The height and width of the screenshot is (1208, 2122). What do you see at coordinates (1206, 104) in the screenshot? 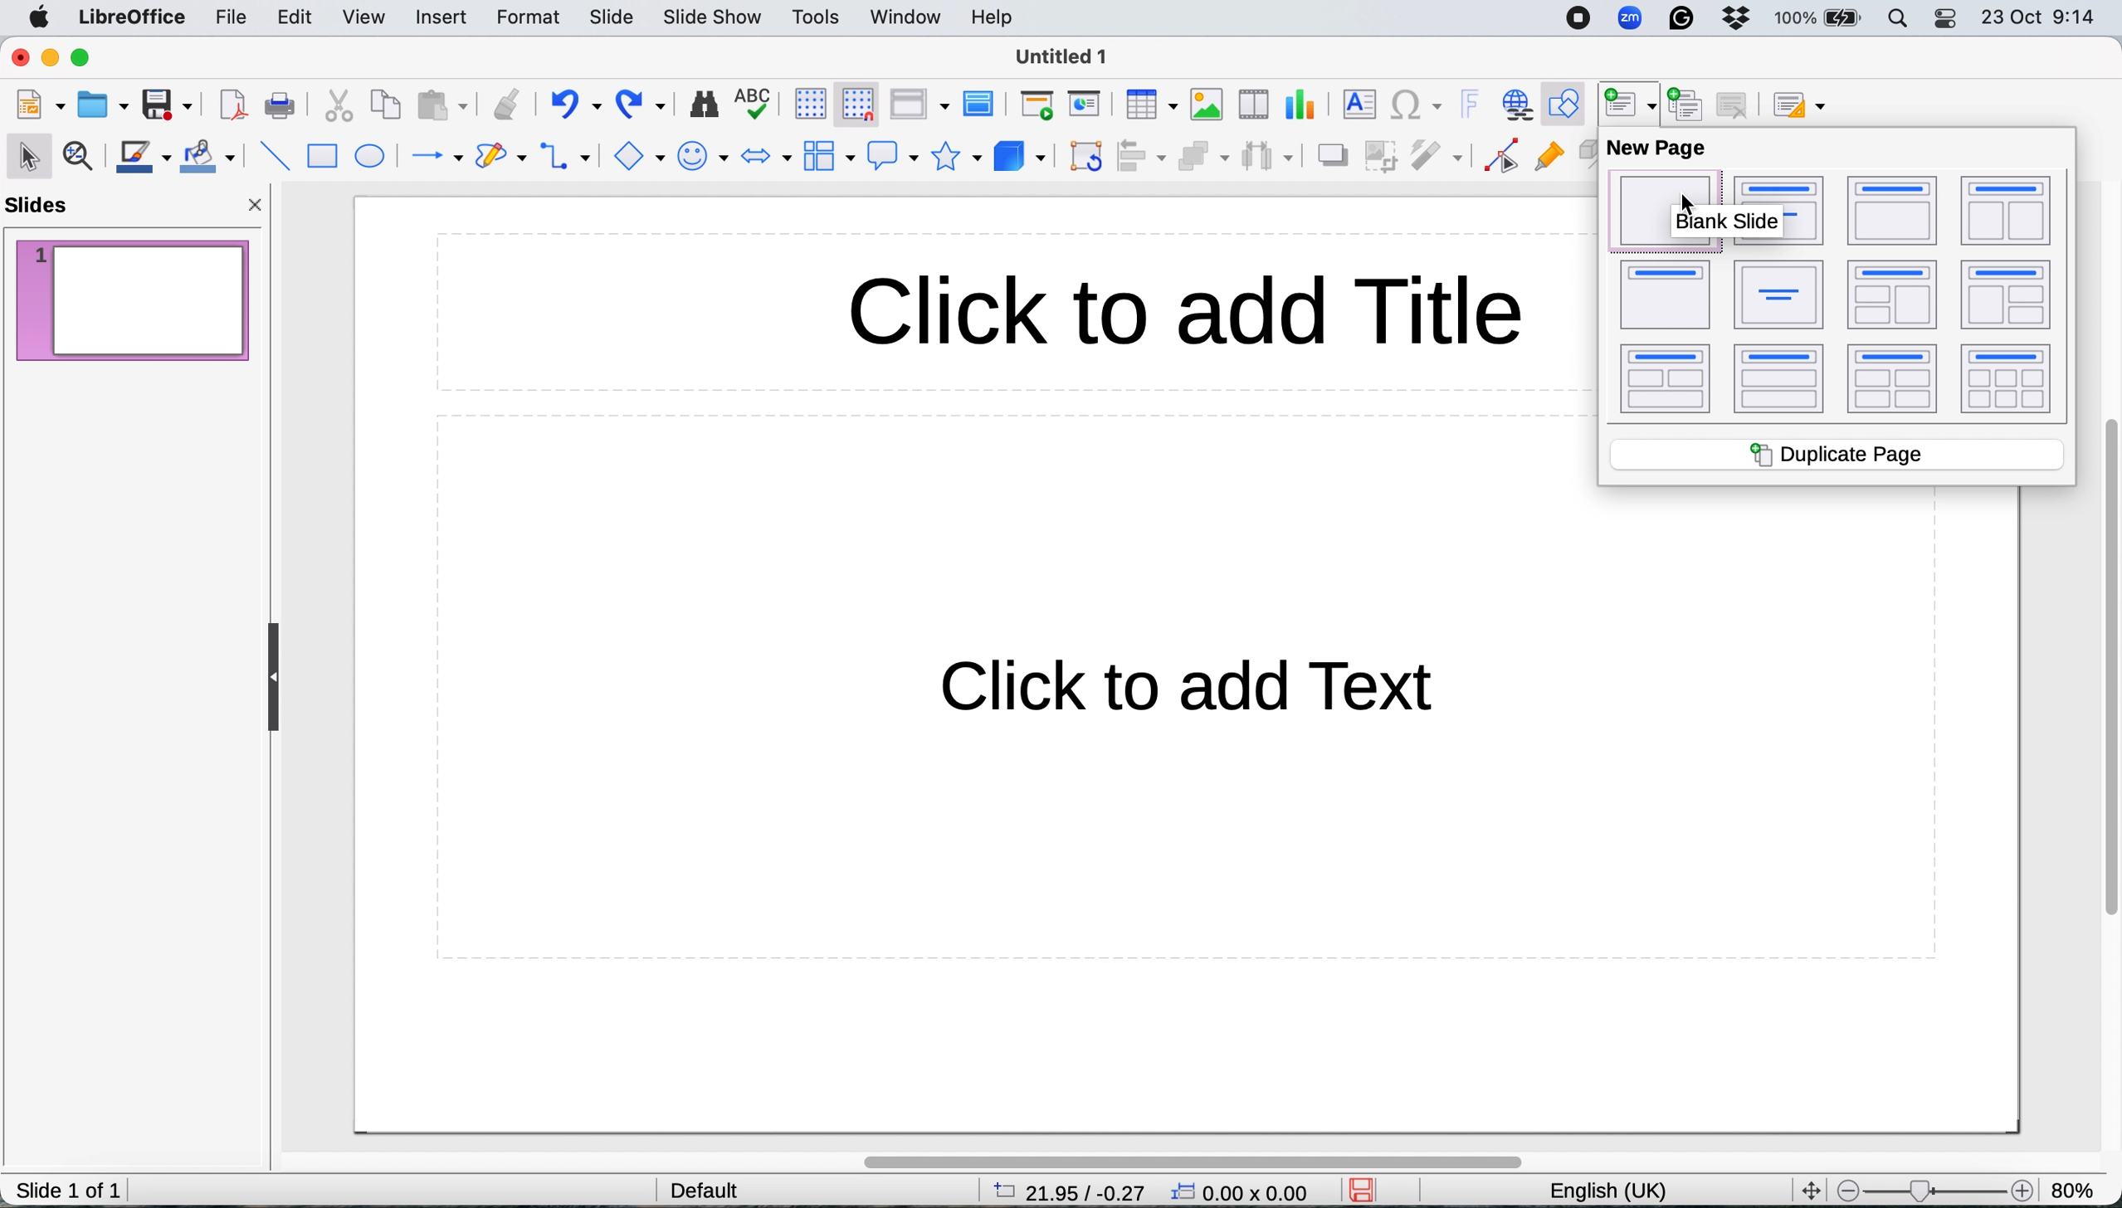
I see `insert image` at bounding box center [1206, 104].